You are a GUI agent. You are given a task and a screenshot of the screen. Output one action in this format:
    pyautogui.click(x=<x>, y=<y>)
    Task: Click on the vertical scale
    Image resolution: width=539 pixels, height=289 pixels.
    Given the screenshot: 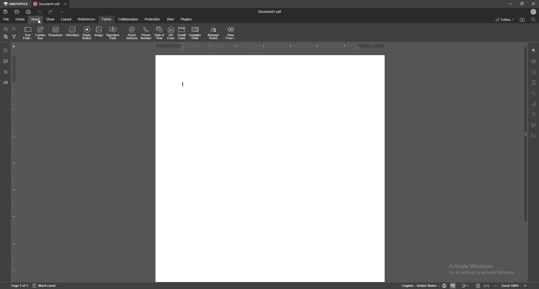 What is the action you would take?
    pyautogui.click(x=13, y=163)
    